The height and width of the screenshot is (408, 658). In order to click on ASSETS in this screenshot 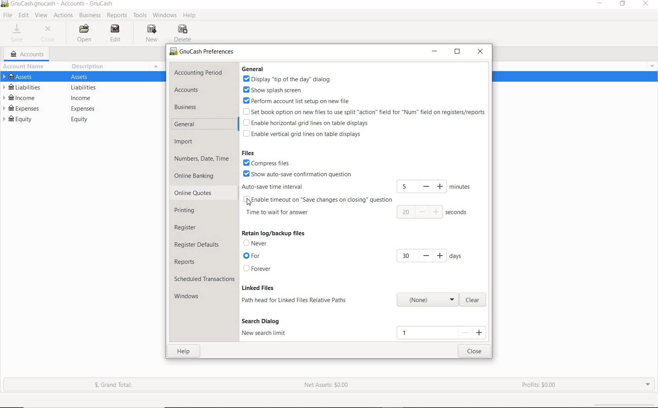, I will do `click(78, 77)`.